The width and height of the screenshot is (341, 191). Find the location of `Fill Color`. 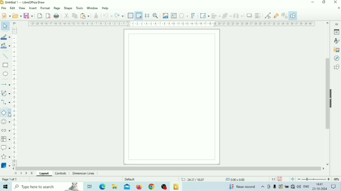

Fill Color is located at coordinates (5, 45).